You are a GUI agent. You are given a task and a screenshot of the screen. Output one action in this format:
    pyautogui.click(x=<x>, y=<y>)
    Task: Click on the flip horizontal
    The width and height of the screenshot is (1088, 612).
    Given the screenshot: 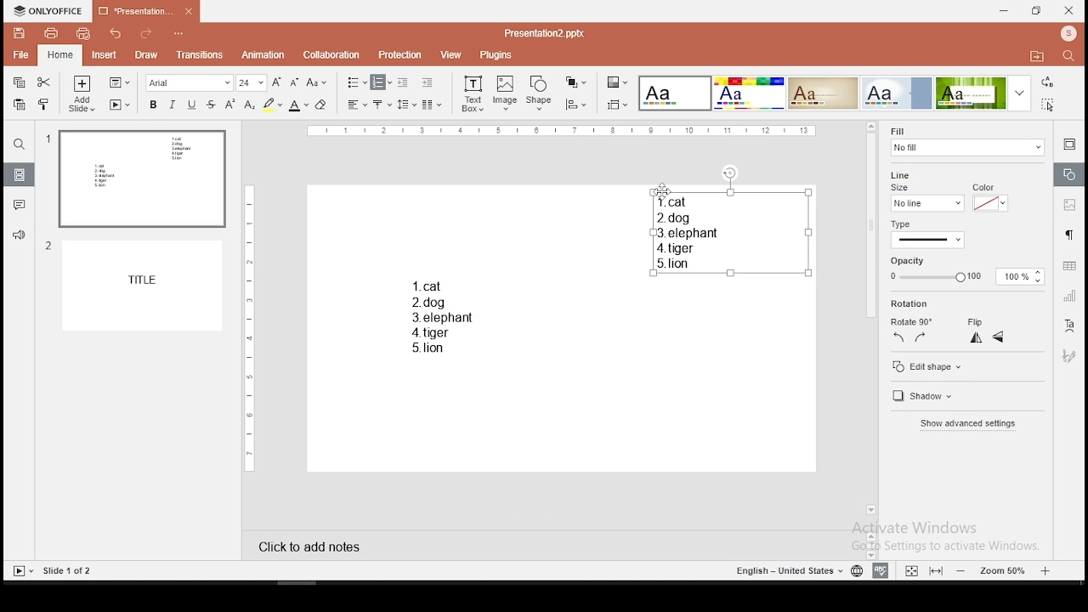 What is the action you would take?
    pyautogui.click(x=999, y=337)
    